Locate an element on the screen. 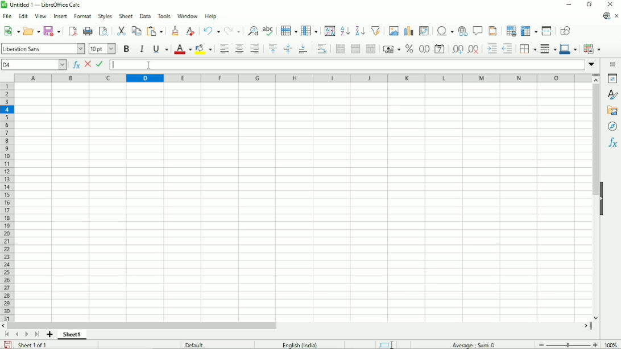  Align right is located at coordinates (255, 49).